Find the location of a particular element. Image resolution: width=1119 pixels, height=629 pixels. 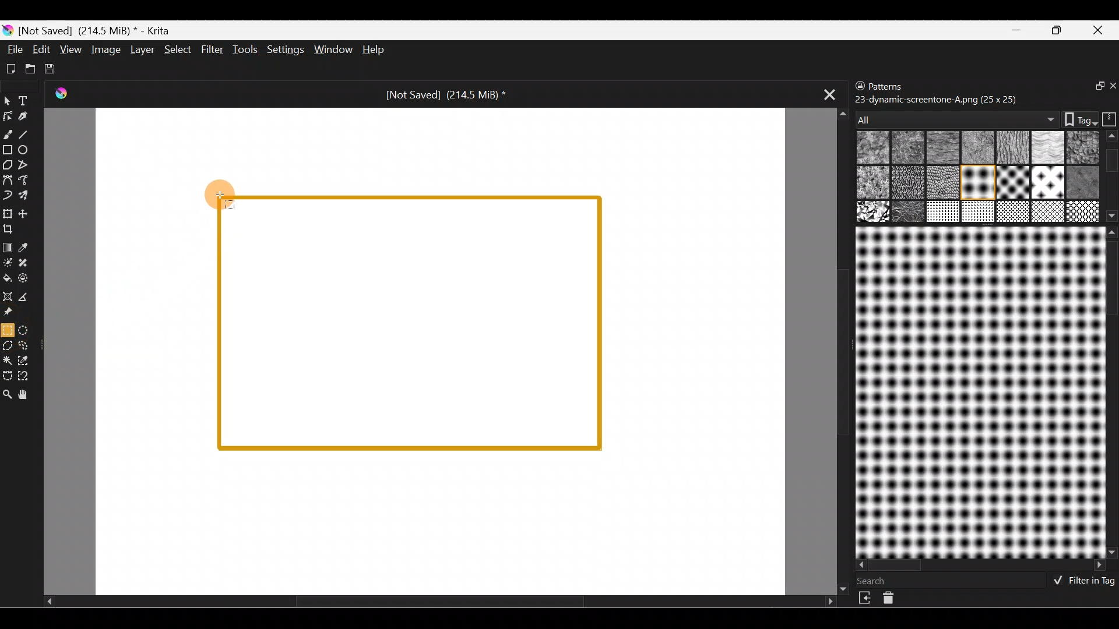

Zoom tool is located at coordinates (8, 395).